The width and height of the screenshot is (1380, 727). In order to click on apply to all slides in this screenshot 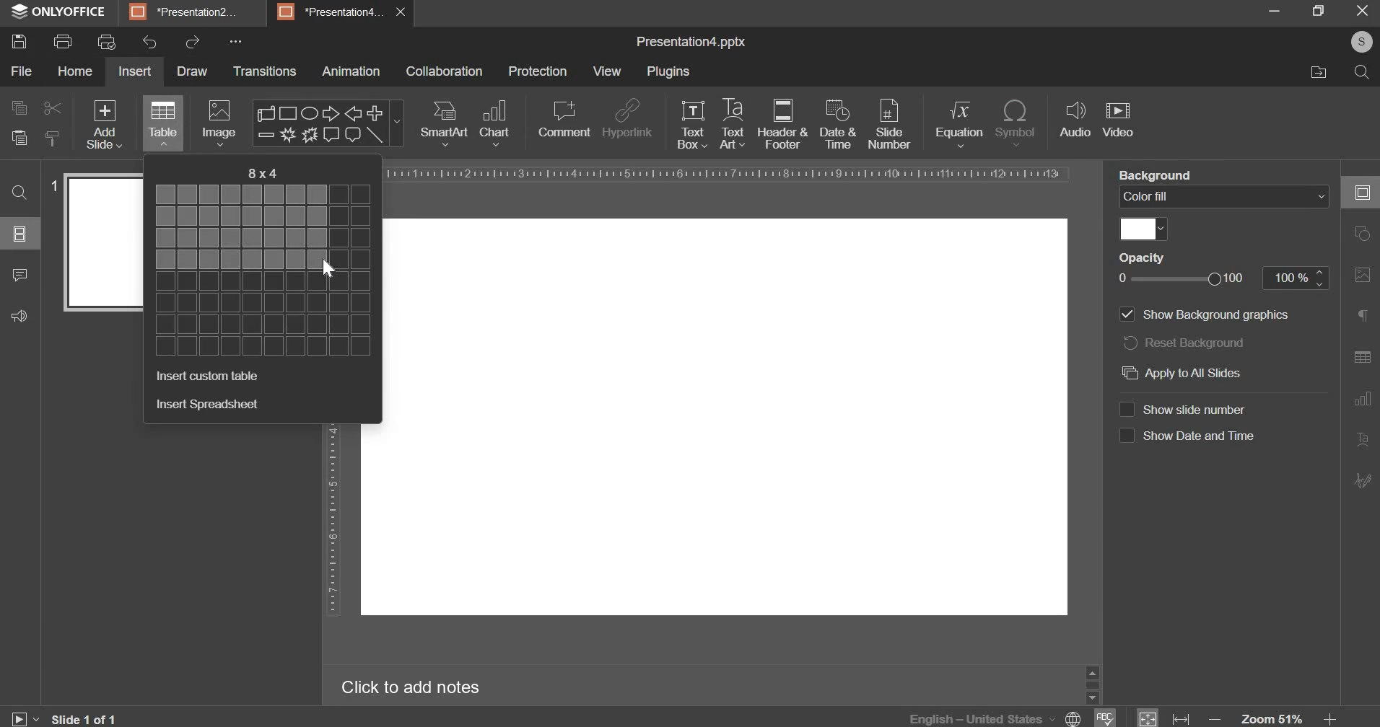, I will do `click(1184, 372)`.